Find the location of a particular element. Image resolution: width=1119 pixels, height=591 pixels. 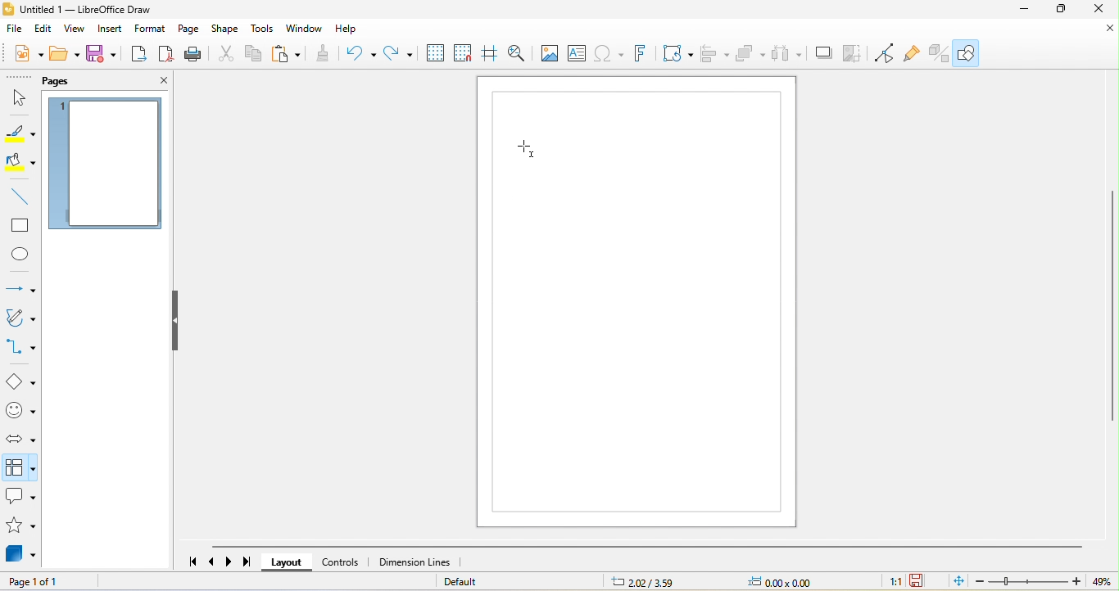

scroll to last page is located at coordinates (247, 562).